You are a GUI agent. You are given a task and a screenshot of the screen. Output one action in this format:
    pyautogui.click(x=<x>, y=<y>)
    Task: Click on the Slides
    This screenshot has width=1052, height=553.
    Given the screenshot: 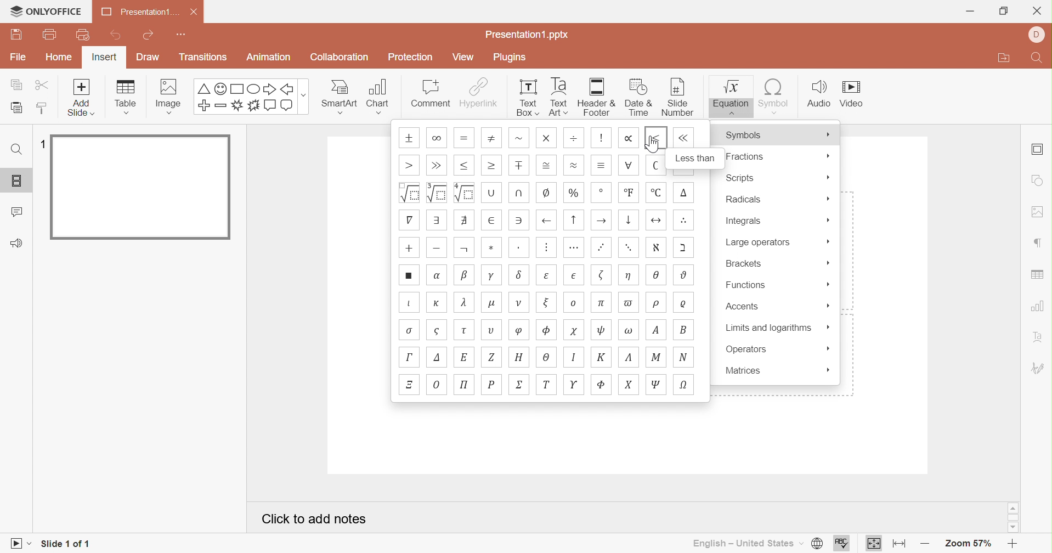 What is the action you would take?
    pyautogui.click(x=17, y=180)
    